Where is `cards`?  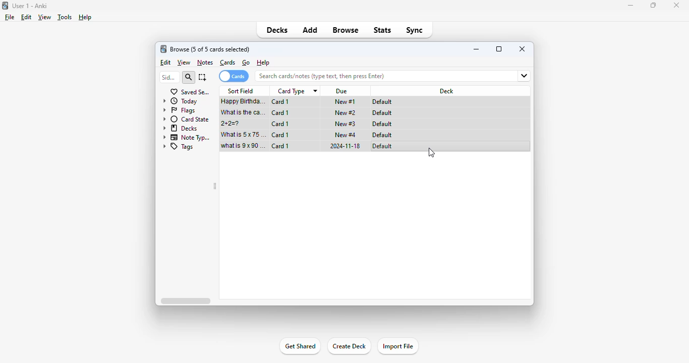
cards is located at coordinates (234, 76).